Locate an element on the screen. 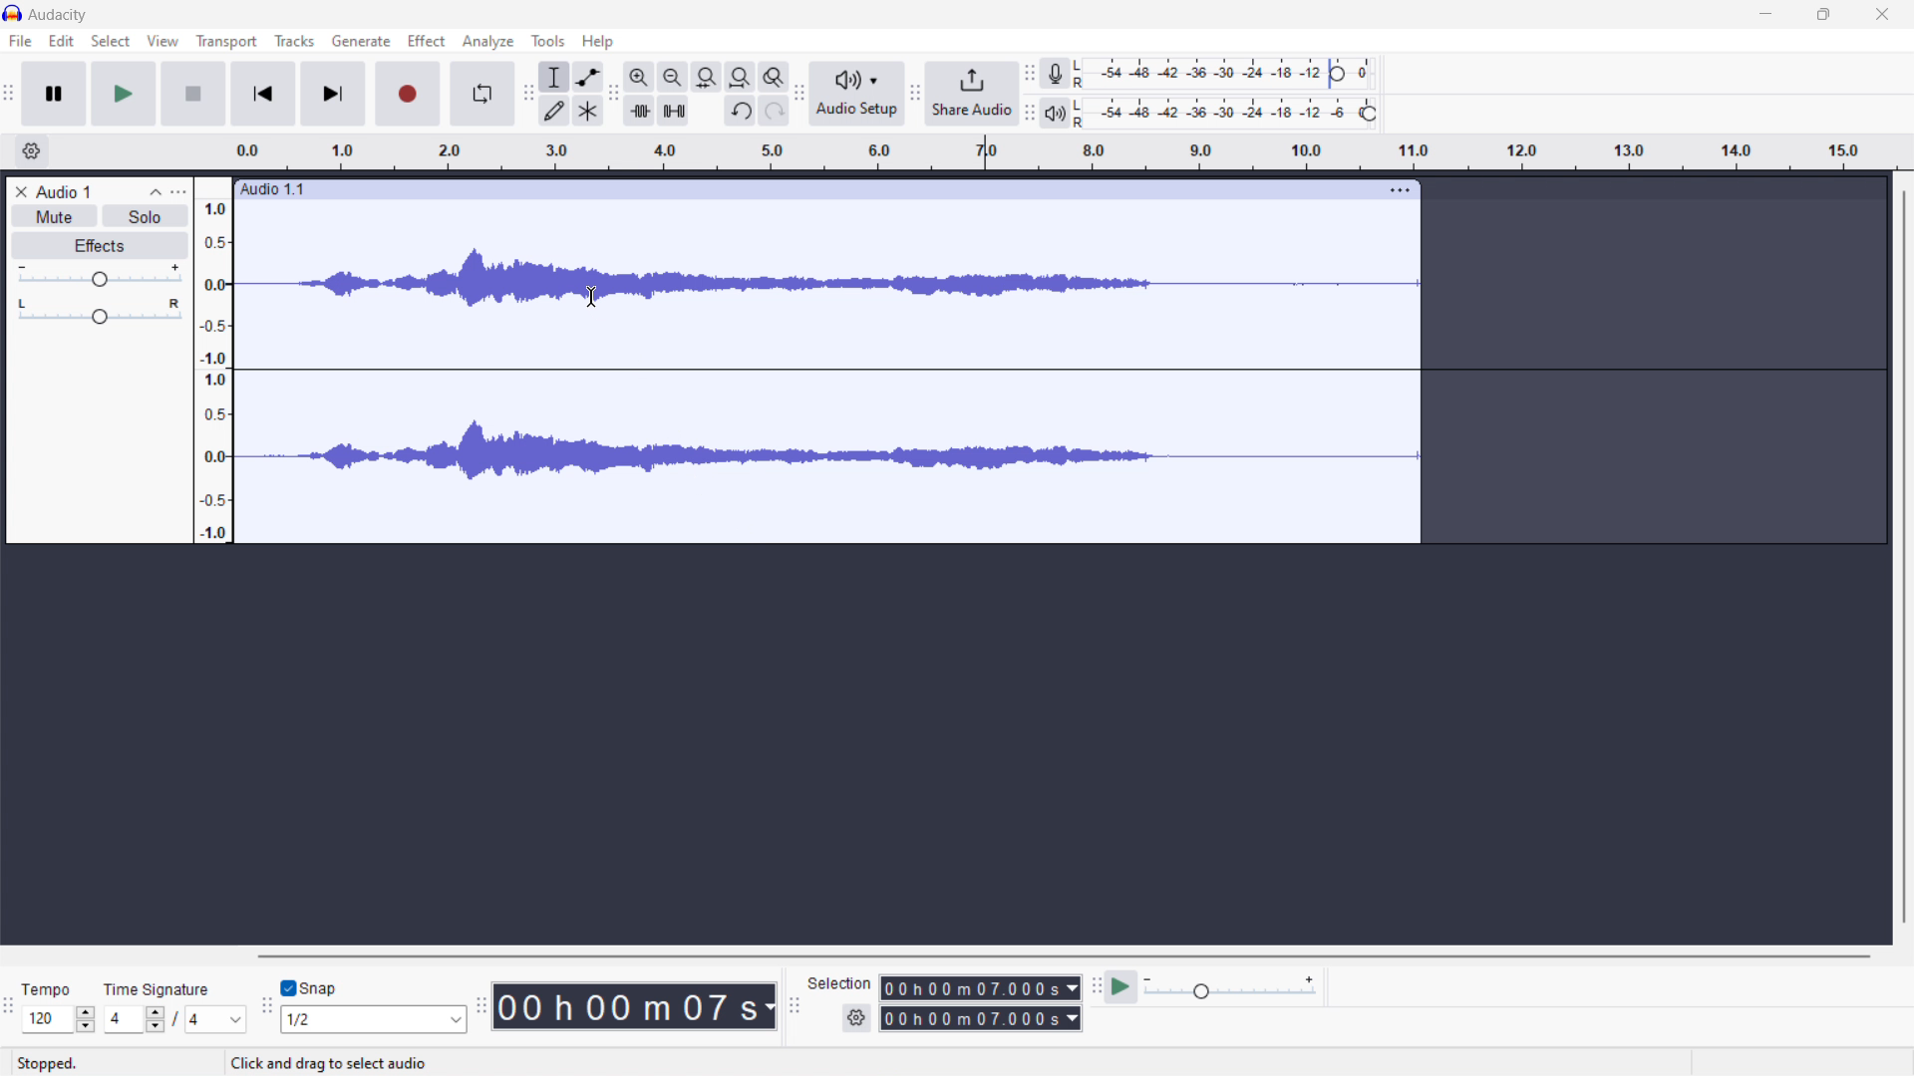 This screenshot has height=1076, width=1914. cursor is located at coordinates (592, 298).